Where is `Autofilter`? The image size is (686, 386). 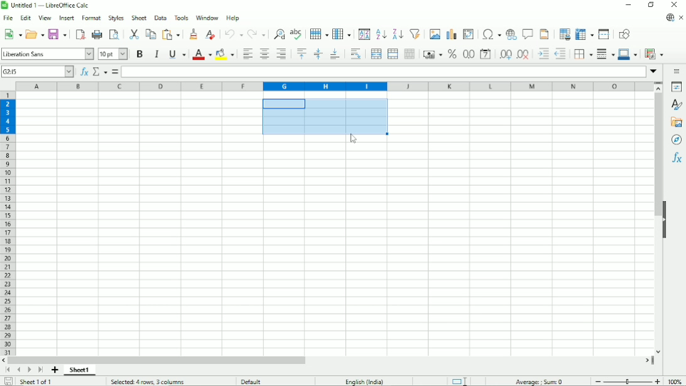
Autofilter is located at coordinates (415, 33).